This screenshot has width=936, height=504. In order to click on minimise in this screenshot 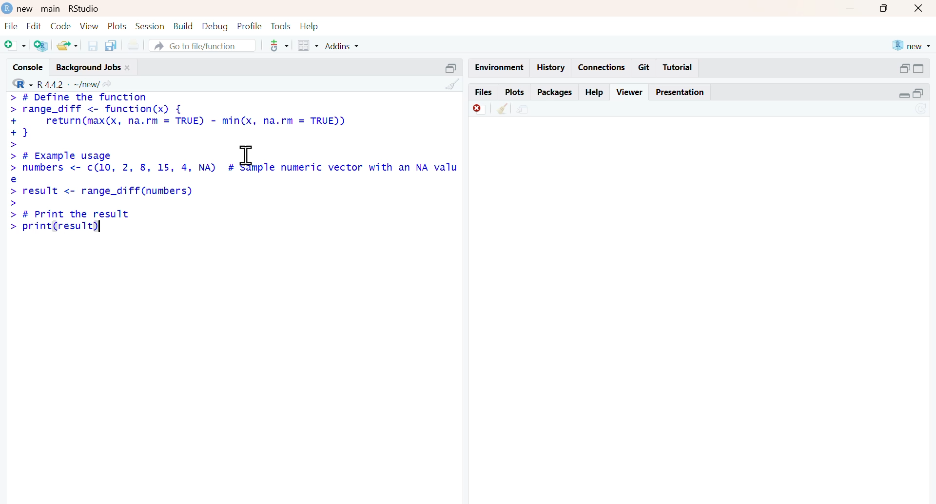, I will do `click(851, 8)`.